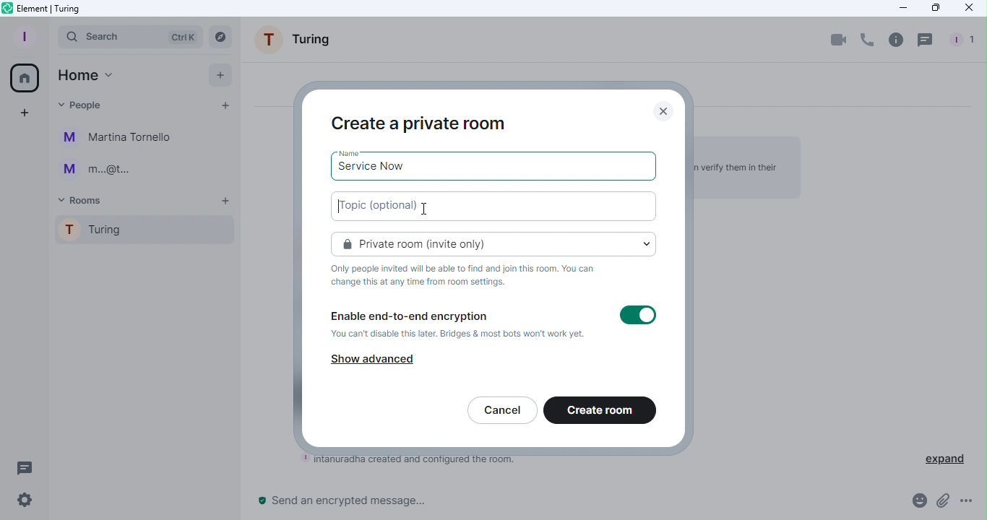  Describe the element at coordinates (497, 243) in the screenshot. I see `Private room` at that location.